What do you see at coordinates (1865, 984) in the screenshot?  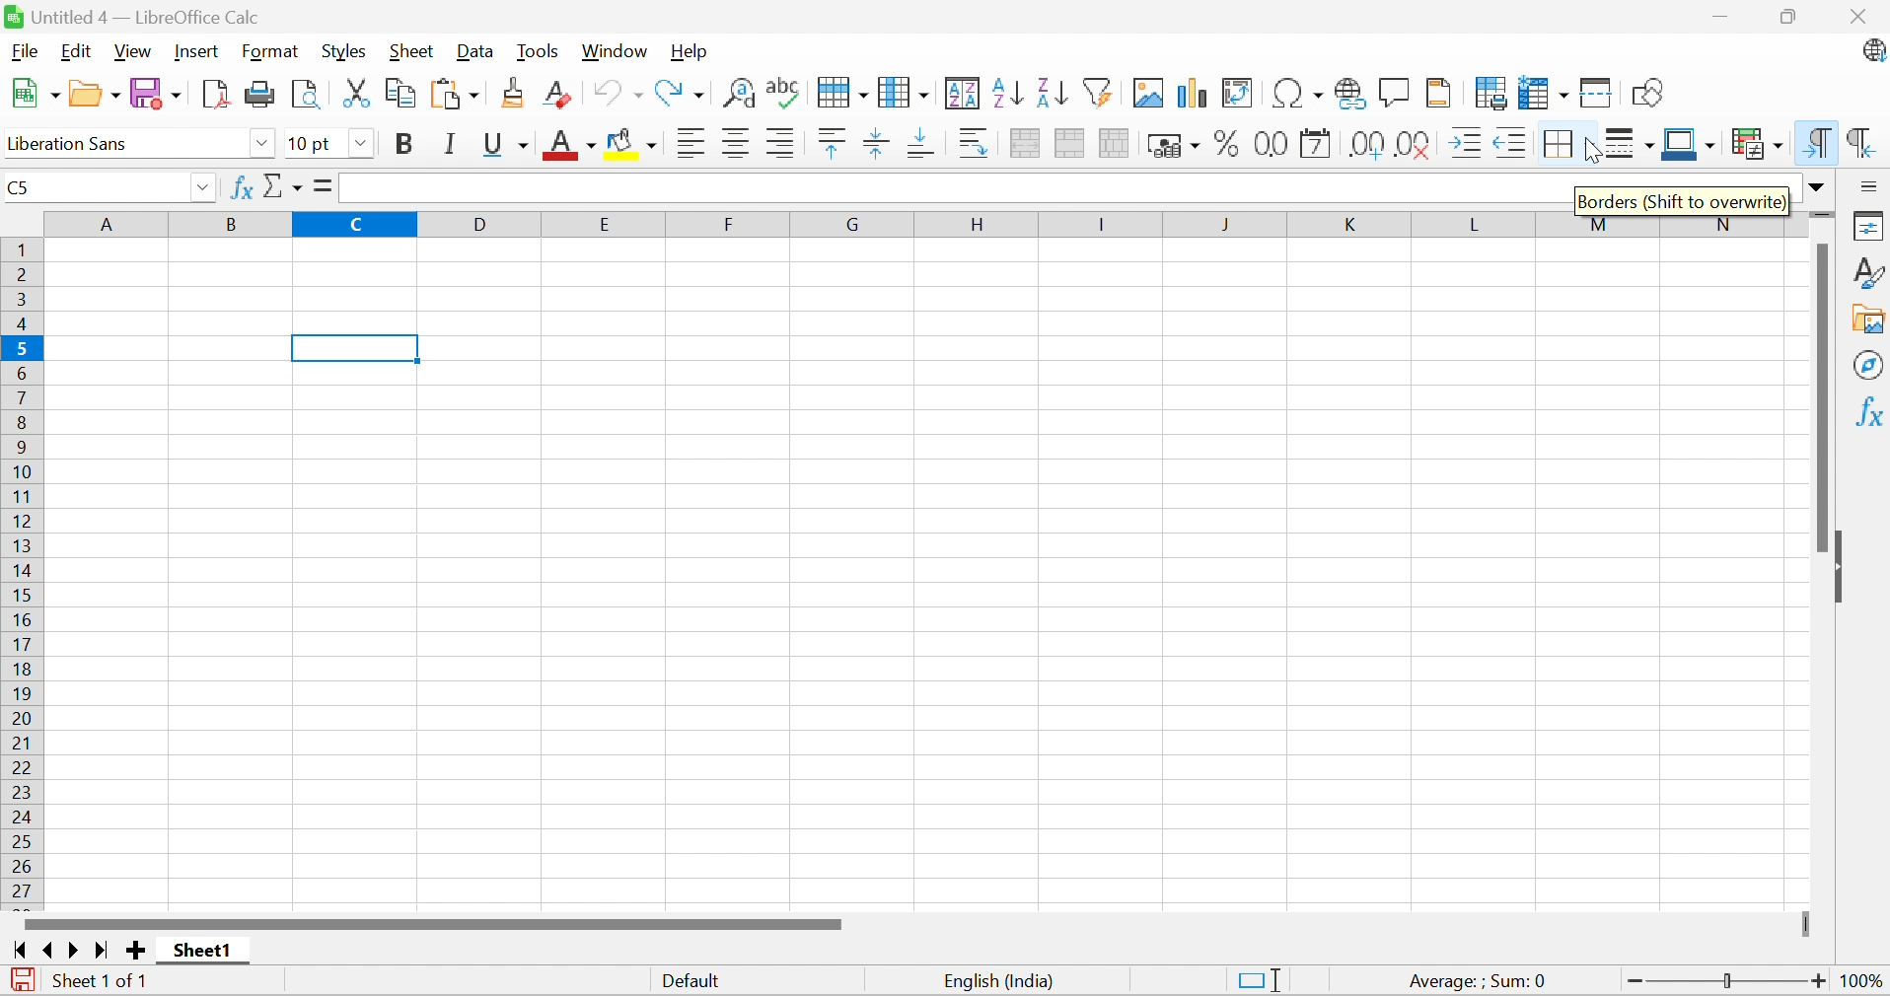 I see `100%` at bounding box center [1865, 984].